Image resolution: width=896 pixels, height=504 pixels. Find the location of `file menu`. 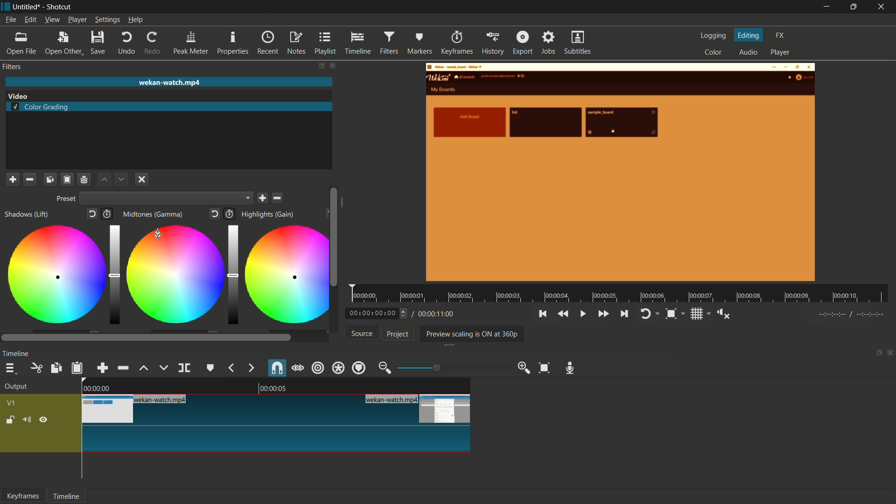

file menu is located at coordinates (11, 20).